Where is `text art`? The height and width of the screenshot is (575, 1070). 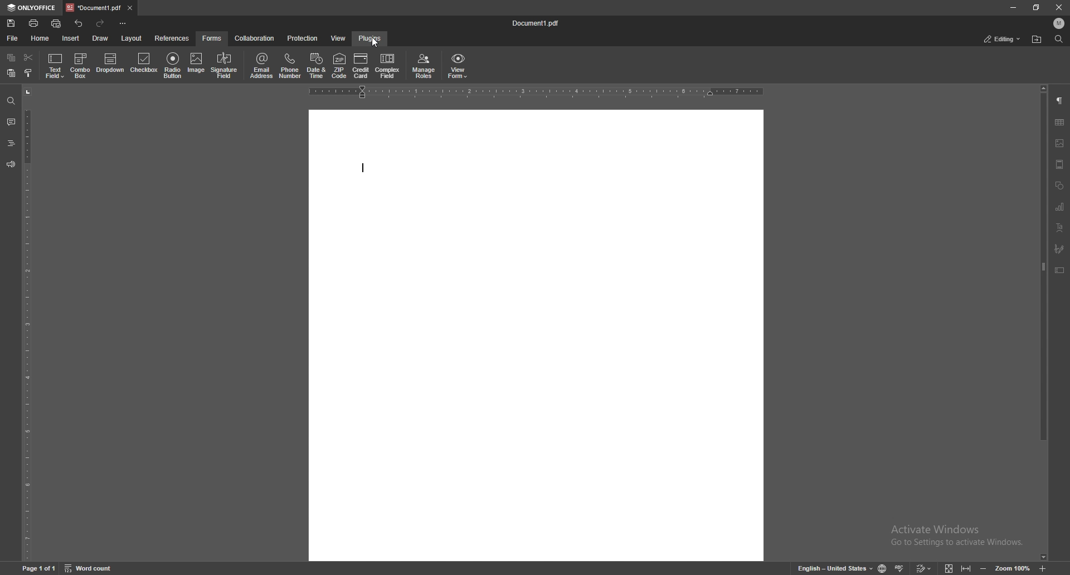
text art is located at coordinates (1061, 227).